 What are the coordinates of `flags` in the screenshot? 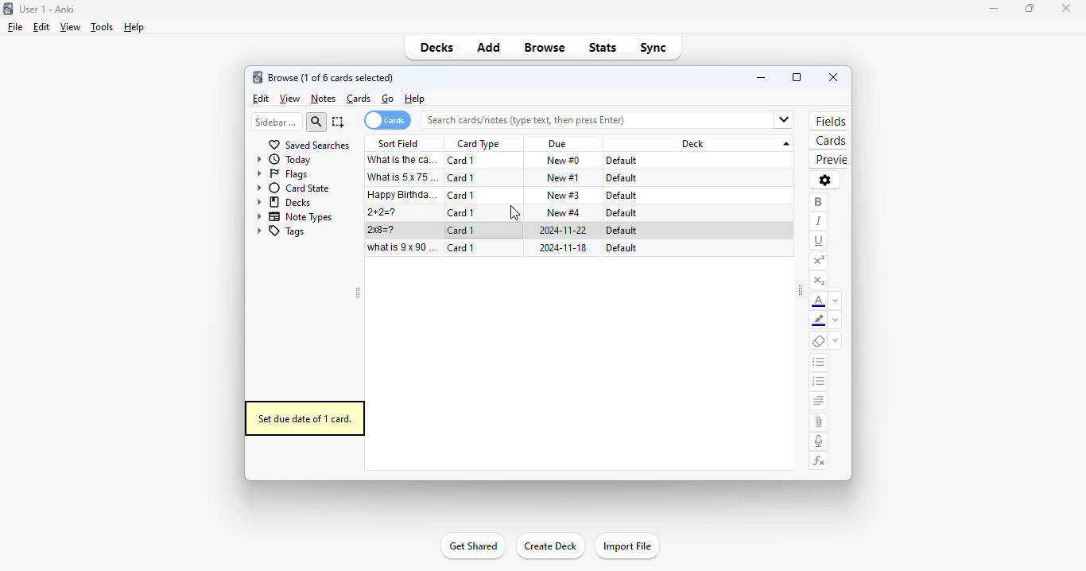 It's located at (282, 175).